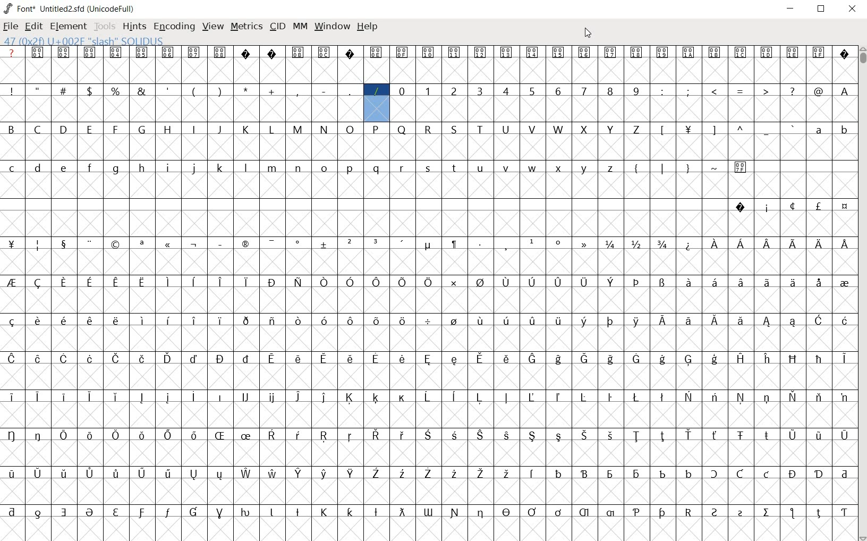 Image resolution: width=867 pixels, height=541 pixels. I want to click on glyph, so click(376, 358).